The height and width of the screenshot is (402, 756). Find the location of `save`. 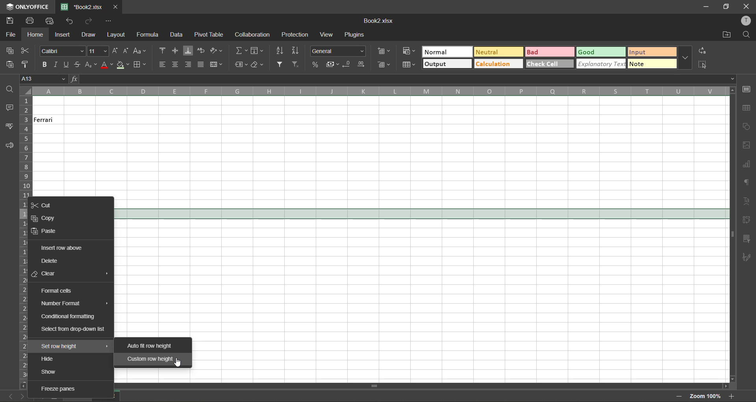

save is located at coordinates (9, 21).